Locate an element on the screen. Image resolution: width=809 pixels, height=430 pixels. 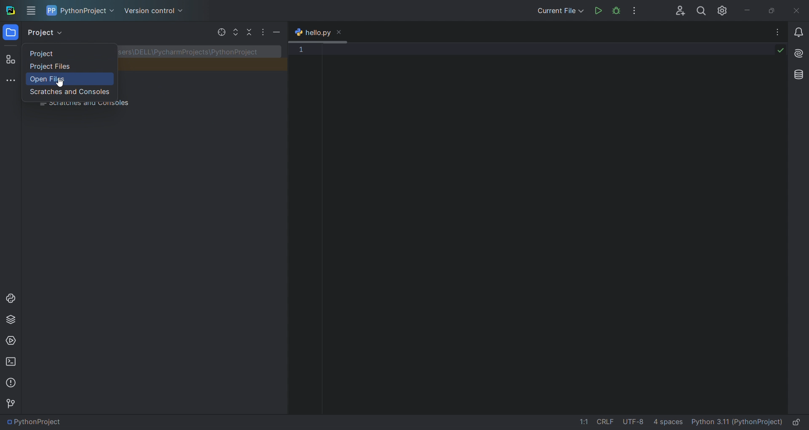
python package is located at coordinates (11, 317).